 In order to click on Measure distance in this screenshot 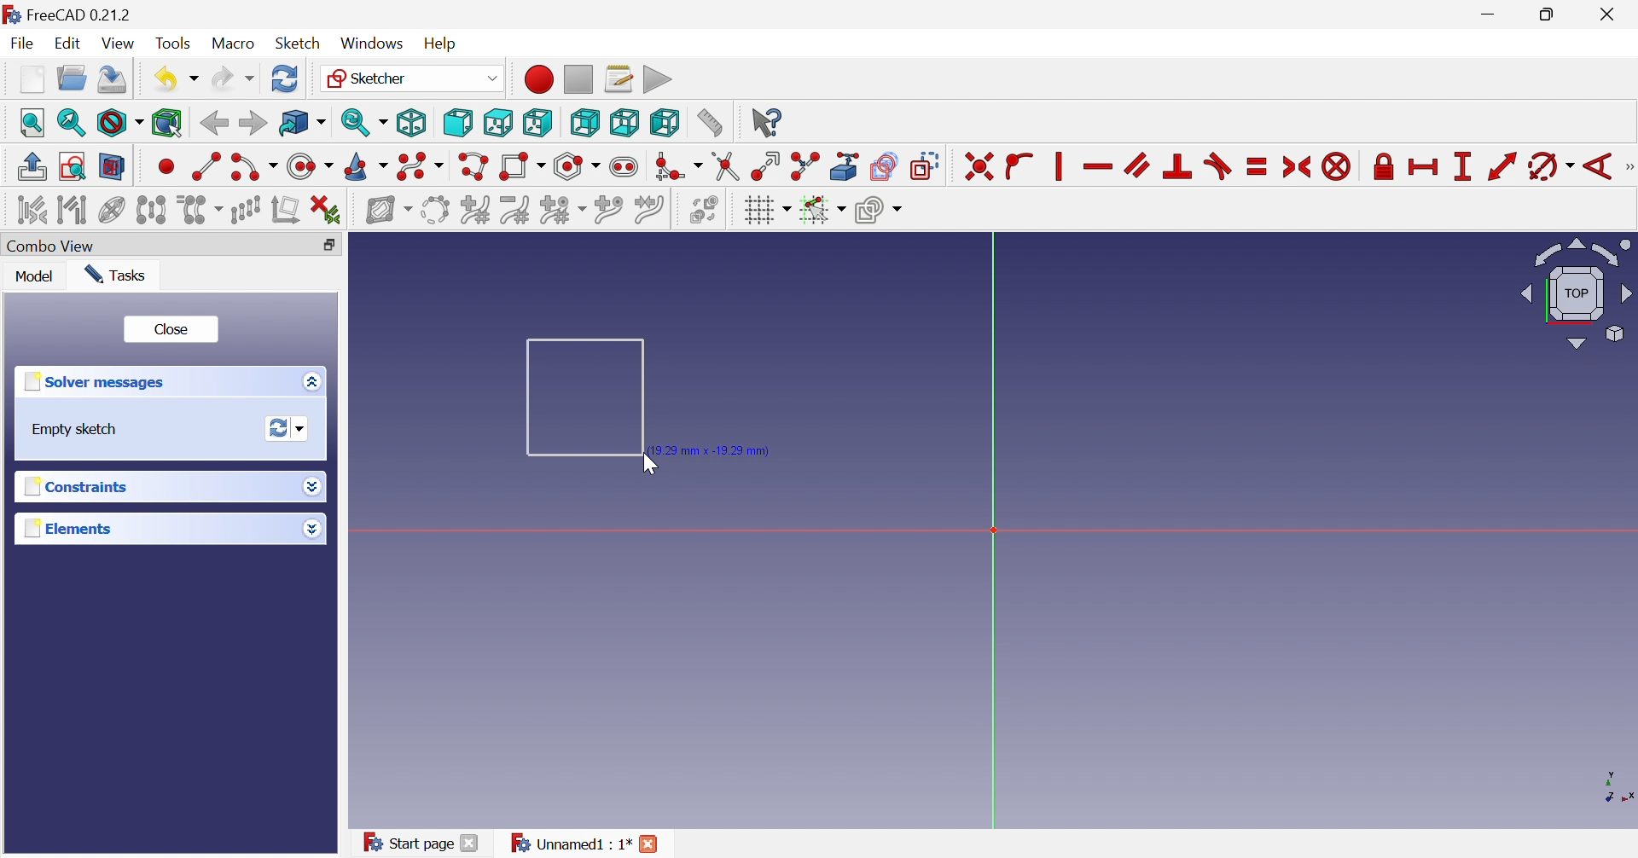, I will do `click(709, 124)`.